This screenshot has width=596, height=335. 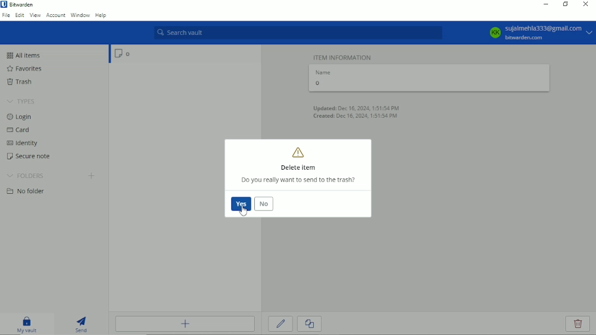 I want to click on o, so click(x=118, y=53).